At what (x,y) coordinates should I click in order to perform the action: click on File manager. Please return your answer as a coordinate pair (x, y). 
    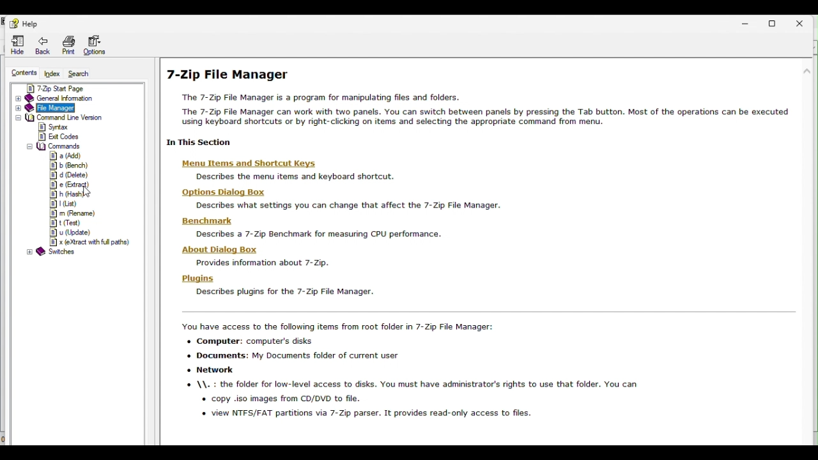
    Looking at the image, I should click on (68, 108).